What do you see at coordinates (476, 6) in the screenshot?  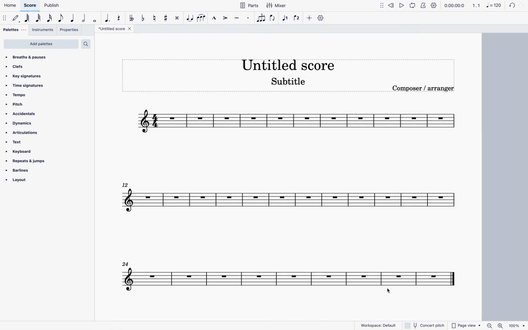 I see `1.1` at bounding box center [476, 6].